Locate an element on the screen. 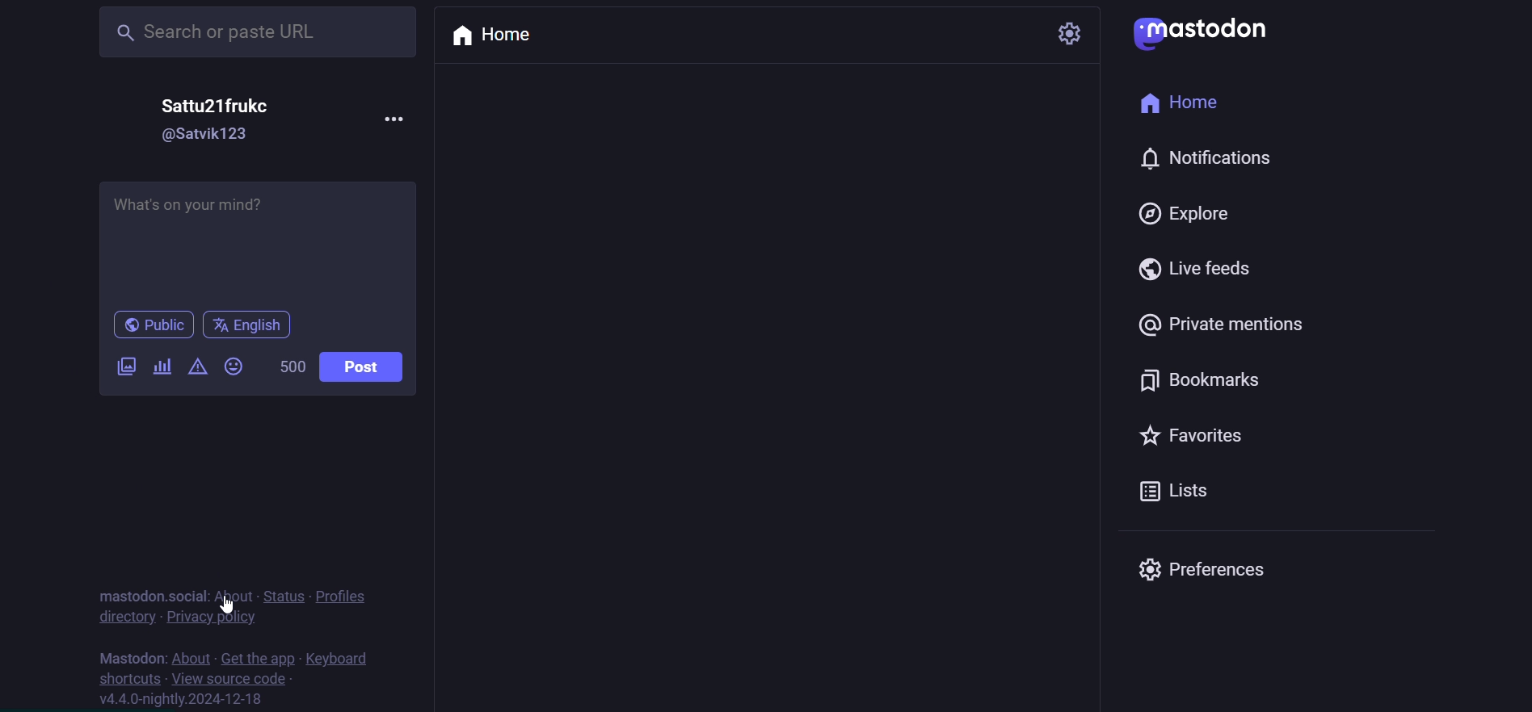 This screenshot has height=712, width=1532. privacy policy is located at coordinates (213, 617).